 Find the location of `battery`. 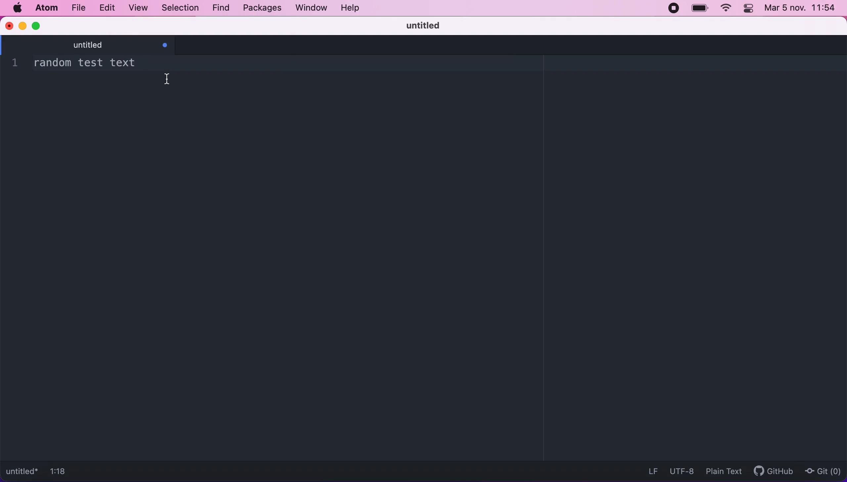

battery is located at coordinates (700, 8).